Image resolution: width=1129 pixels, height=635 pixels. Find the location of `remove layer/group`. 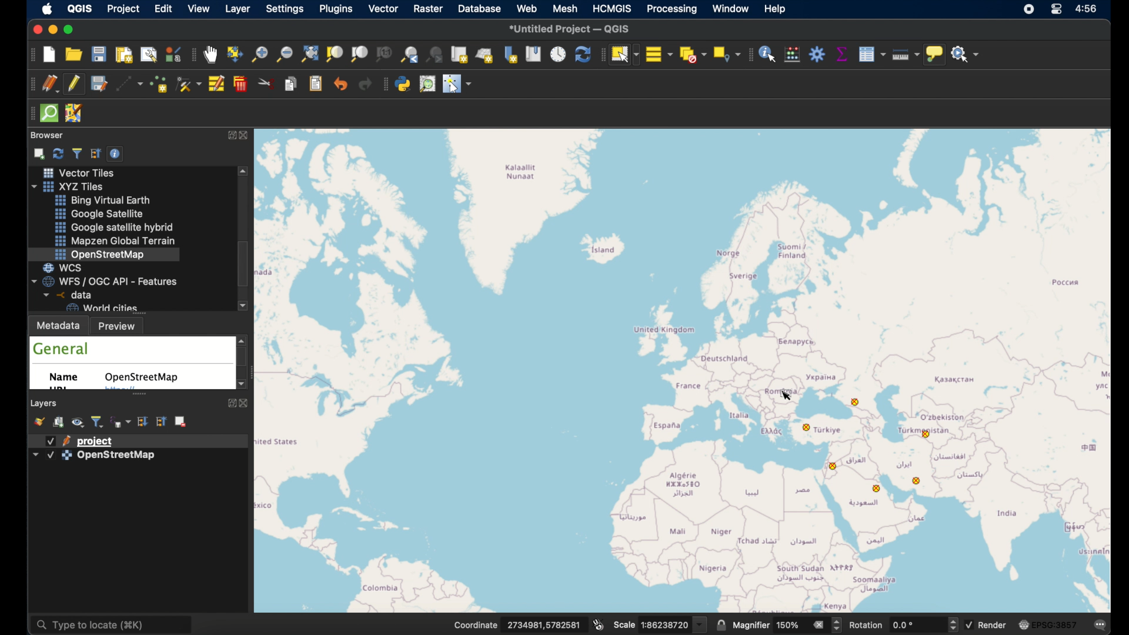

remove layer/group is located at coordinates (182, 422).